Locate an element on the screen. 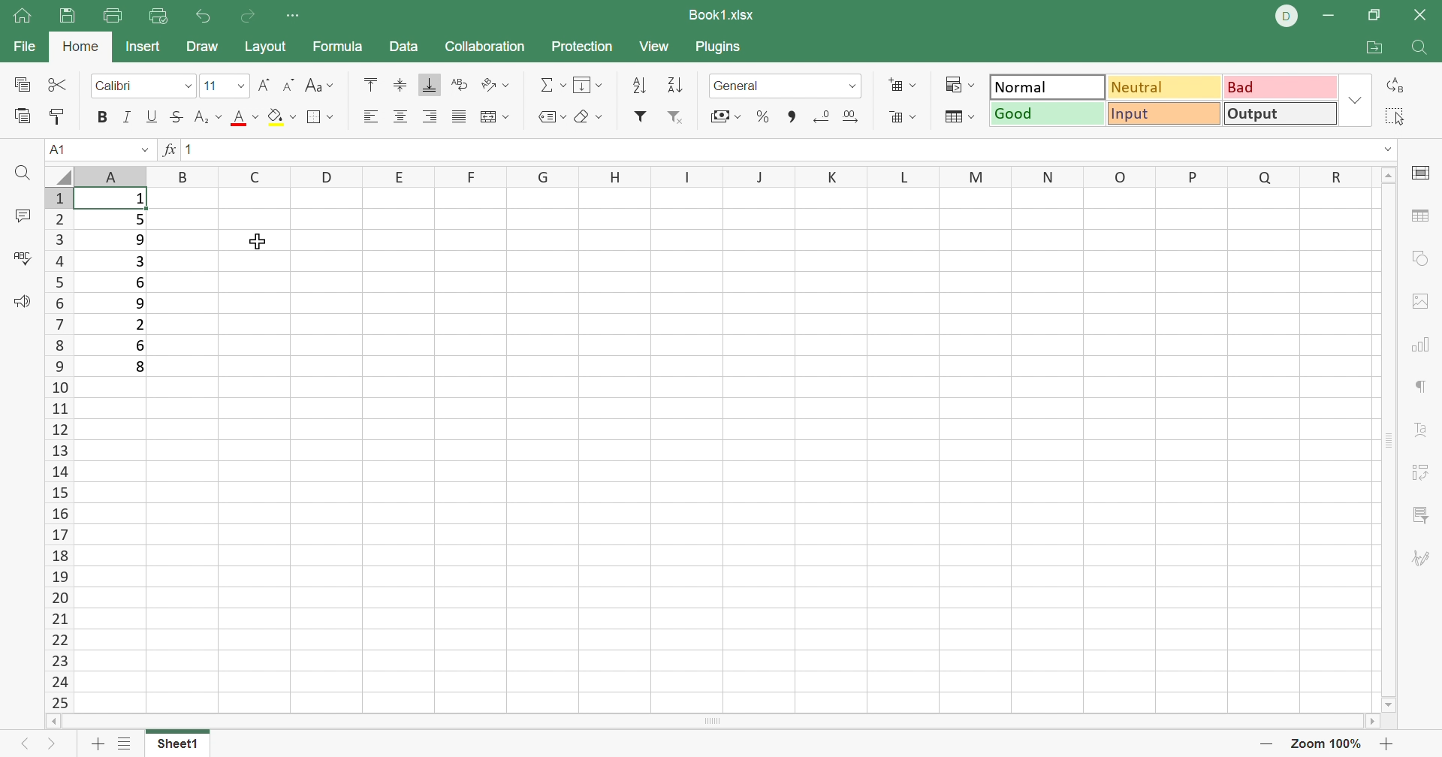  Bold is located at coordinates (103, 117).